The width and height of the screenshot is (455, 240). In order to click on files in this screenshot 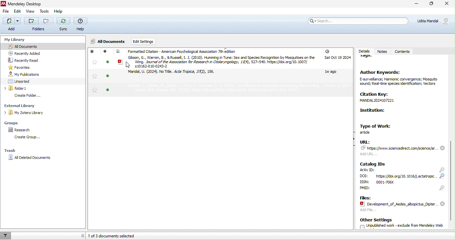, I will do `click(368, 197)`.